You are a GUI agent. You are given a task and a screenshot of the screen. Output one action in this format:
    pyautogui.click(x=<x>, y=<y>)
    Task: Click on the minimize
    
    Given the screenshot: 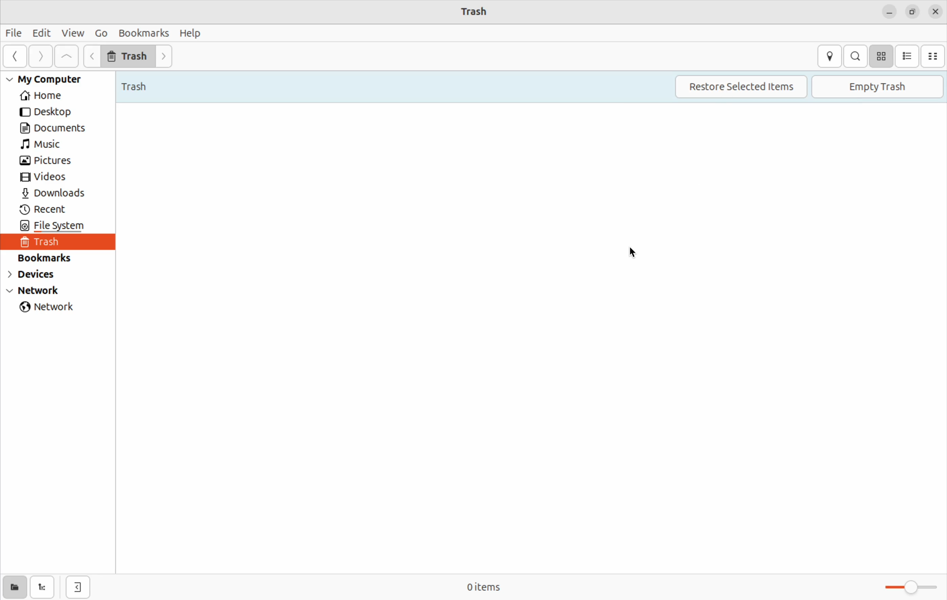 What is the action you would take?
    pyautogui.click(x=889, y=12)
    